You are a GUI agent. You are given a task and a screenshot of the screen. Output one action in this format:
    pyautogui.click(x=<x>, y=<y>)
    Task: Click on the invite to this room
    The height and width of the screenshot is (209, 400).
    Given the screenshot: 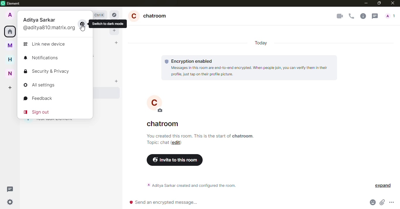 What is the action you would take?
    pyautogui.click(x=175, y=160)
    